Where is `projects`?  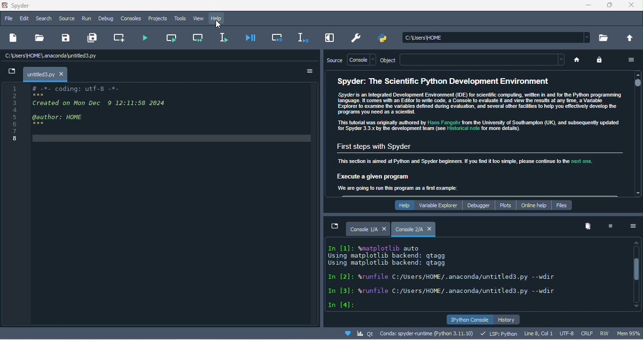 projects is located at coordinates (159, 18).